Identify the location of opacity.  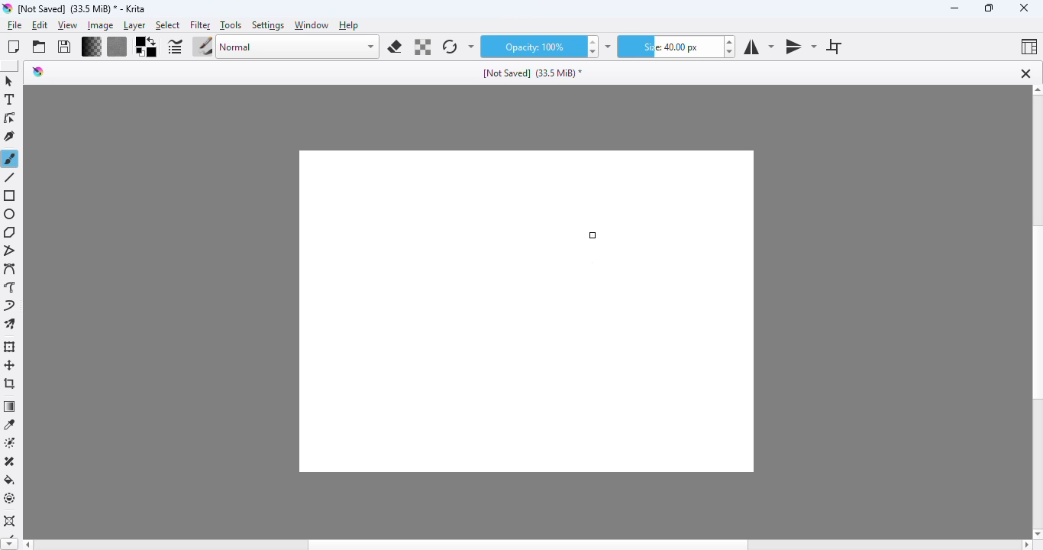
(533, 47).